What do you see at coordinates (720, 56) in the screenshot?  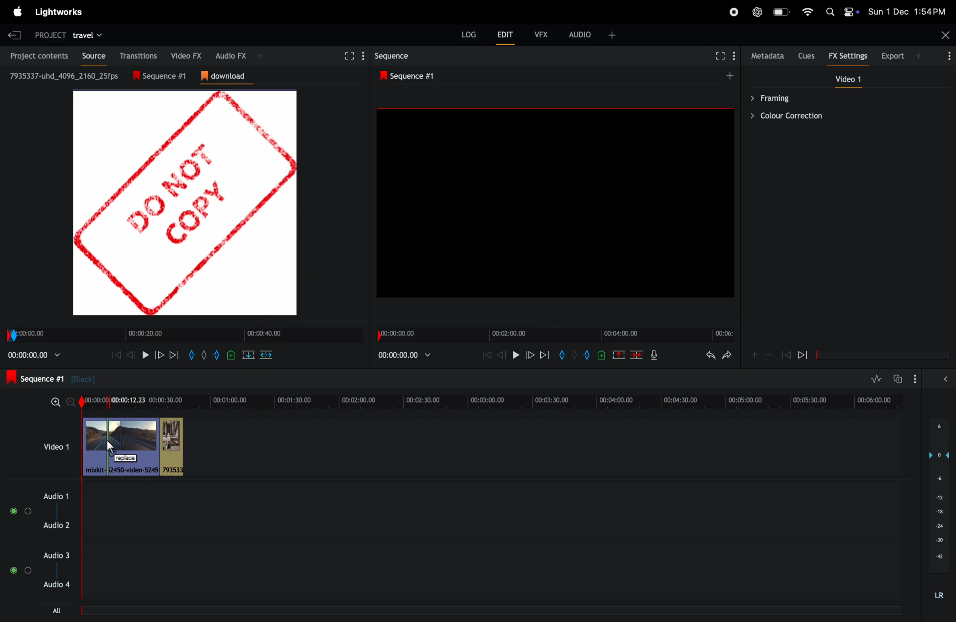 I see `full screen` at bounding box center [720, 56].